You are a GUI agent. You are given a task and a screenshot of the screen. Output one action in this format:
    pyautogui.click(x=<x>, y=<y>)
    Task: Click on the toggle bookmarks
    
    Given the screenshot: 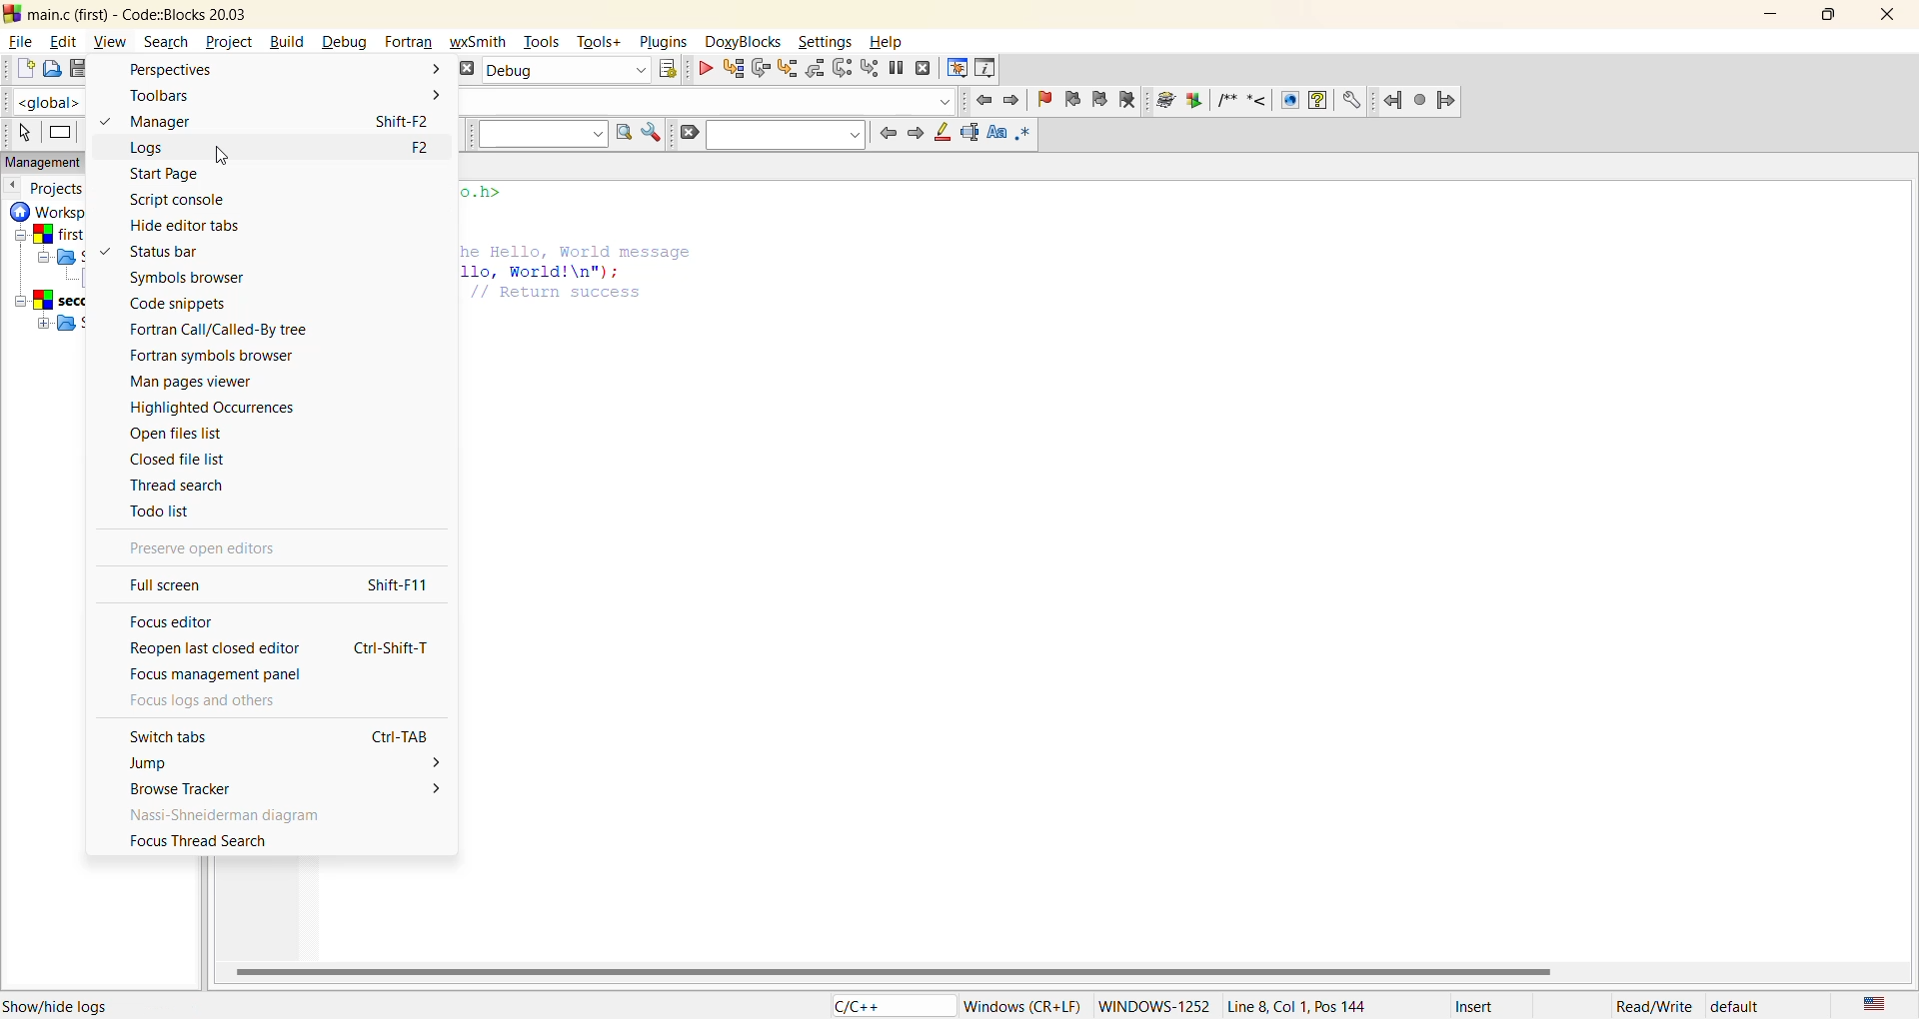 What is the action you would take?
    pyautogui.click(x=1046, y=100)
    